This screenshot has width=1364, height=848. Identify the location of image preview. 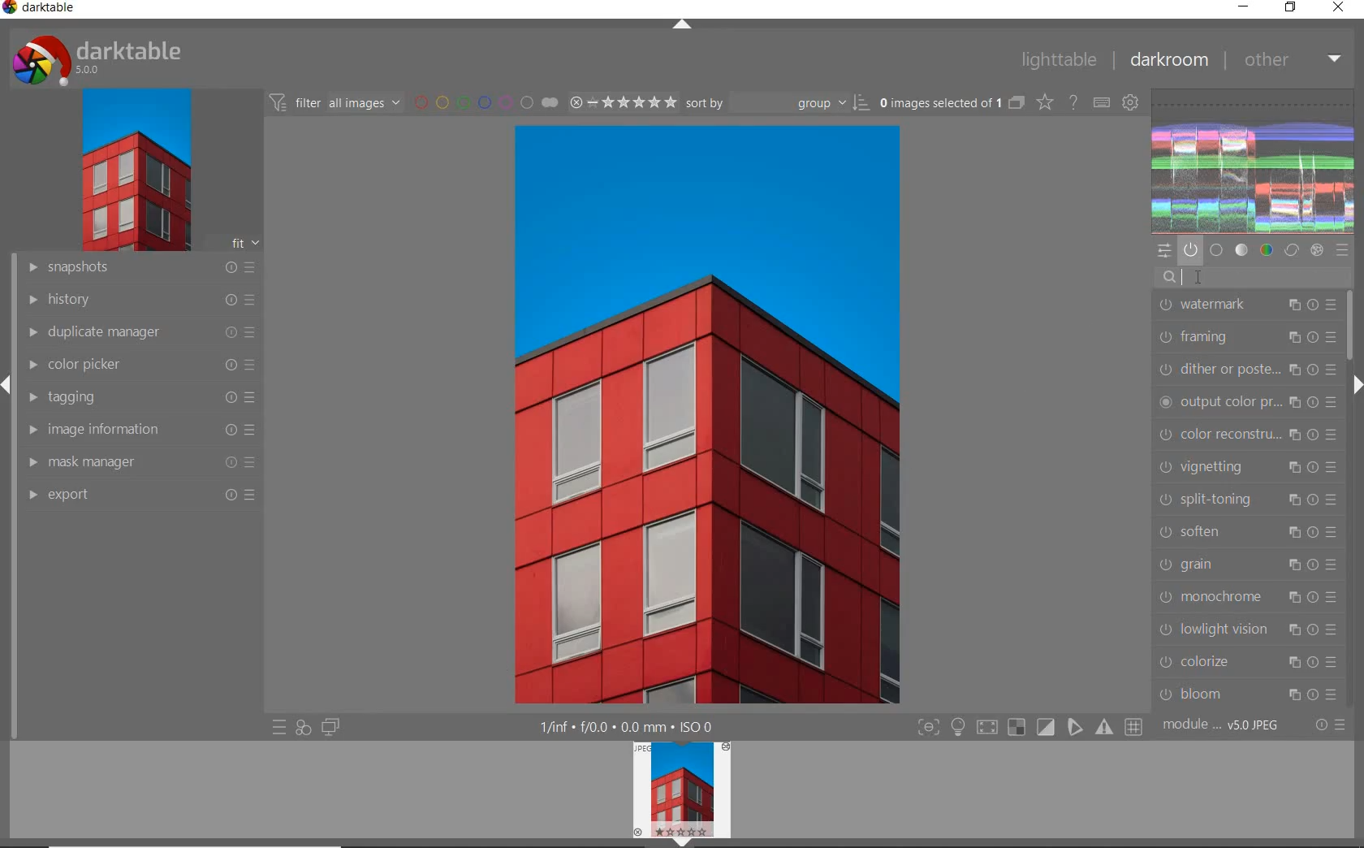
(680, 794).